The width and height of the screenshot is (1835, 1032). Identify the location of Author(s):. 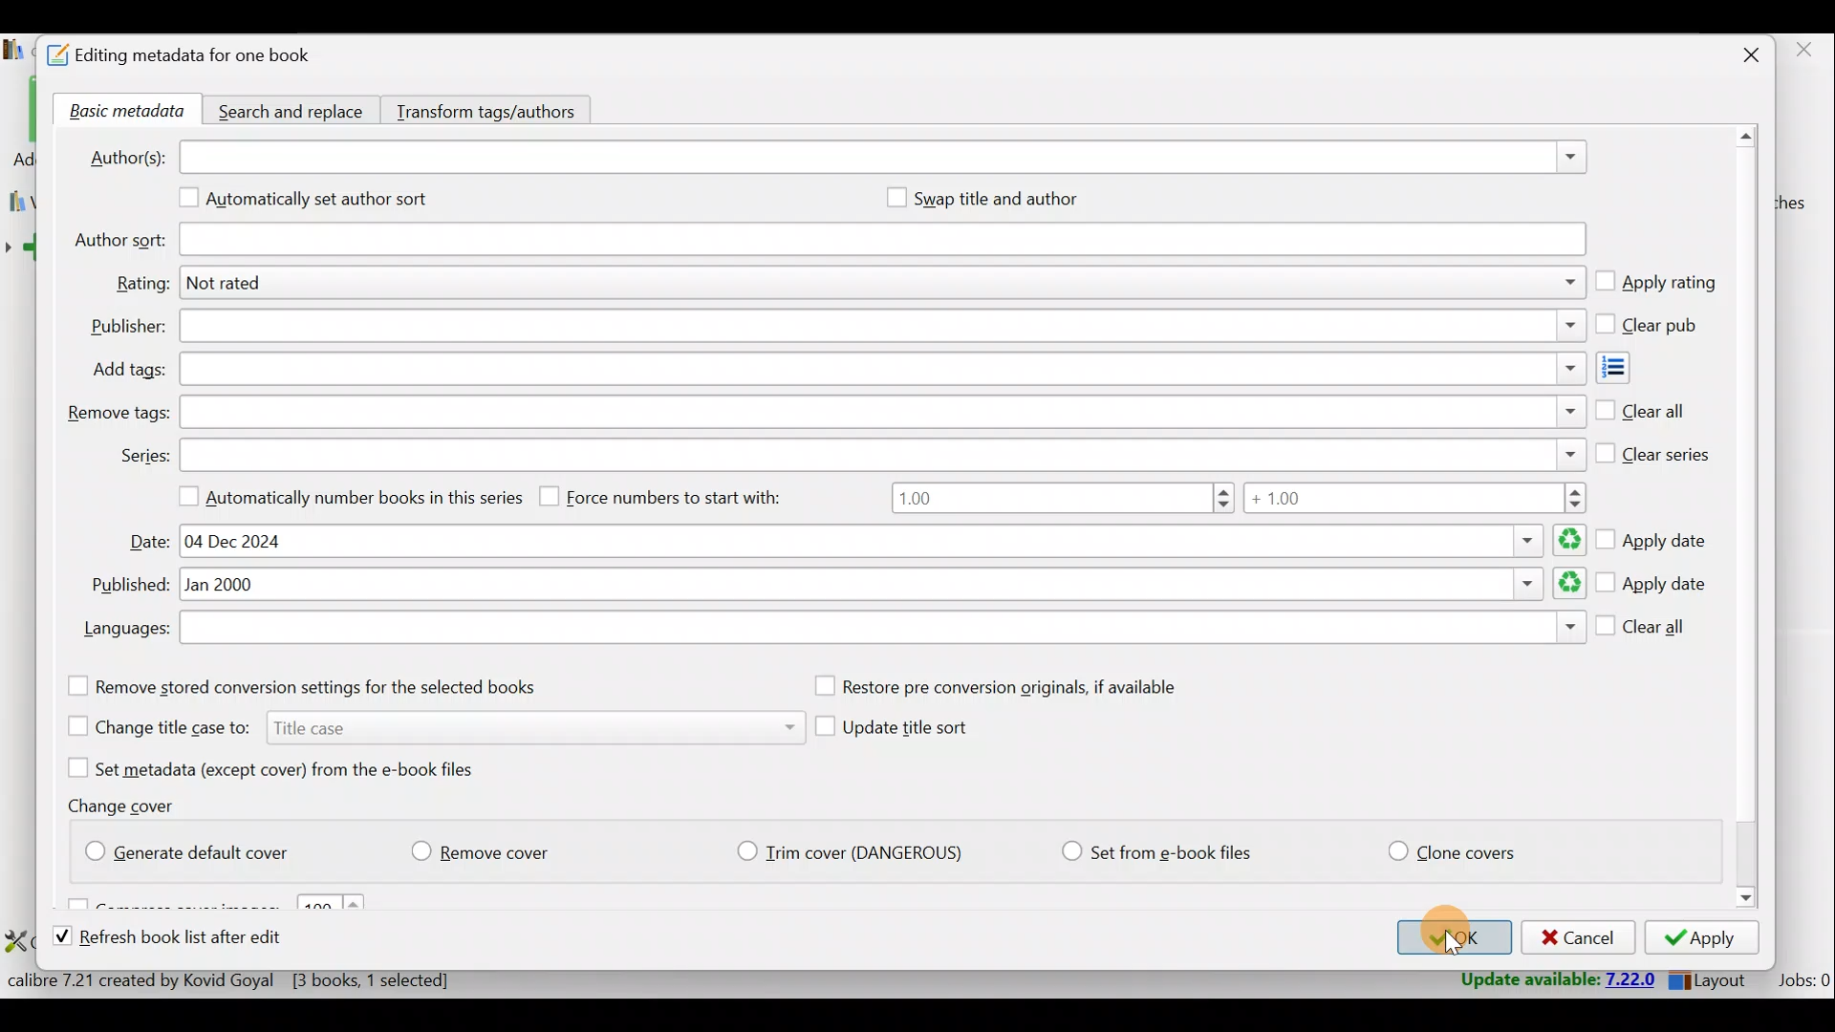
(127, 155).